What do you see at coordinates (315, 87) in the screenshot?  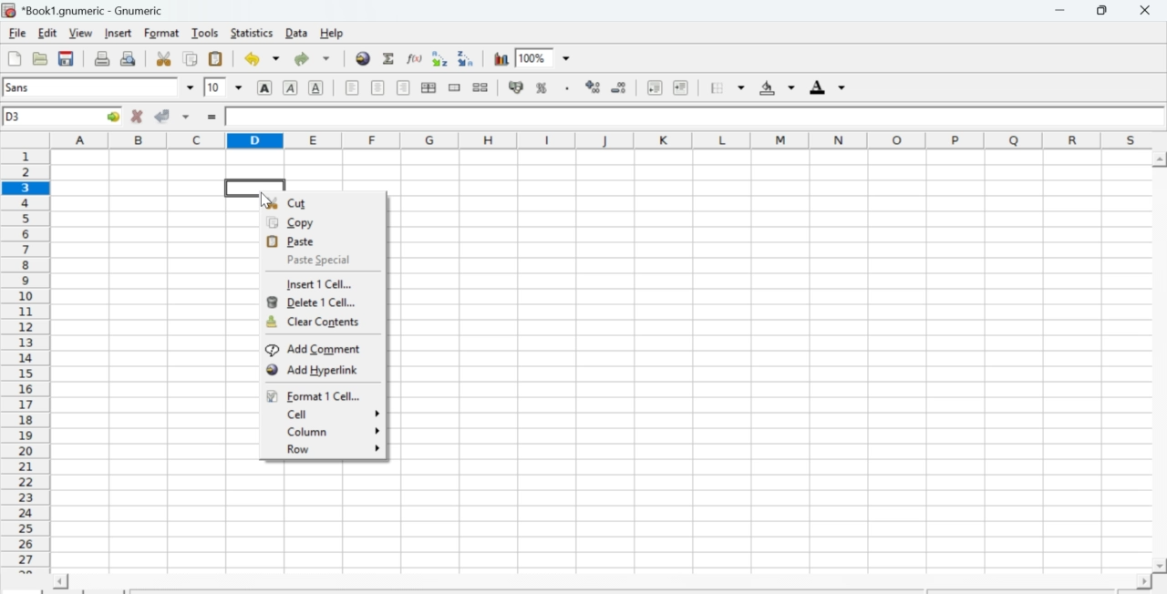 I see `Underground` at bounding box center [315, 87].